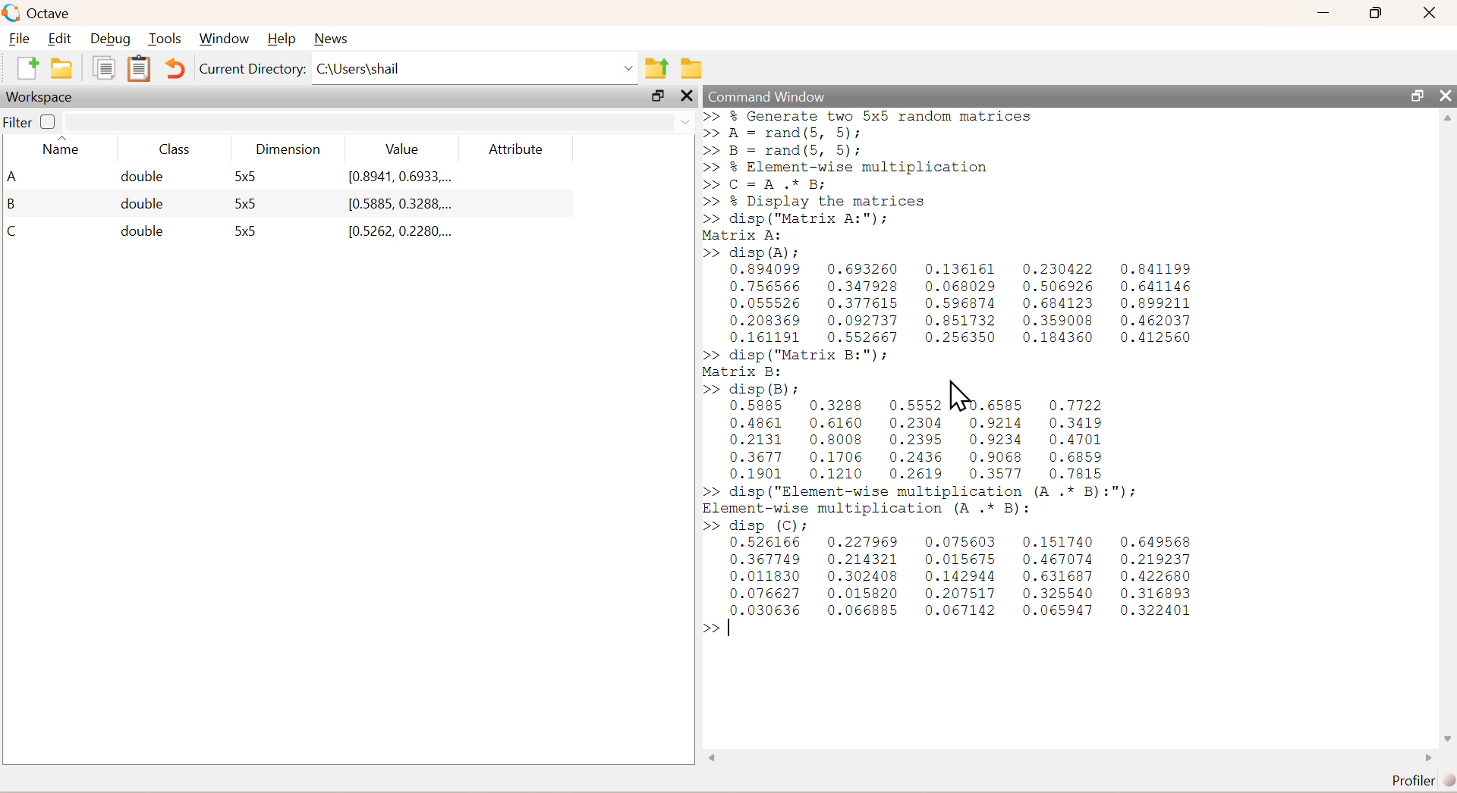  I want to click on Copy, so click(104, 73).